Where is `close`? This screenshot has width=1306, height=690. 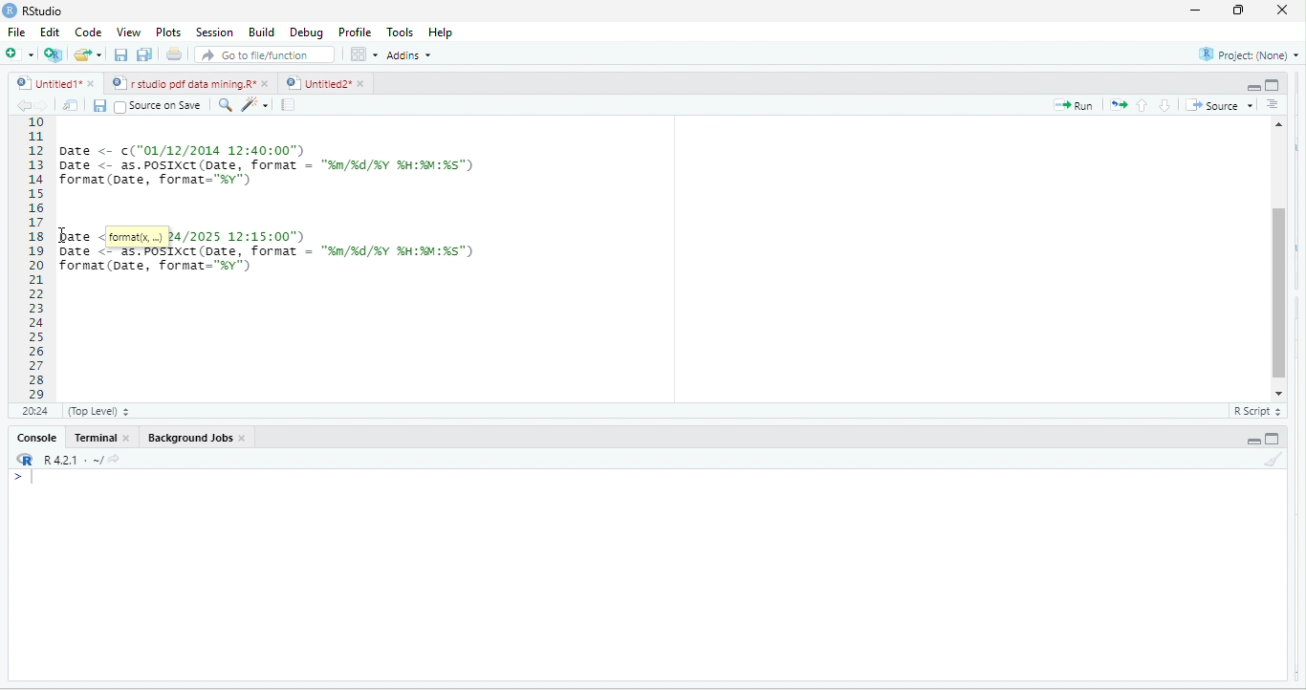 close is located at coordinates (1277, 10).